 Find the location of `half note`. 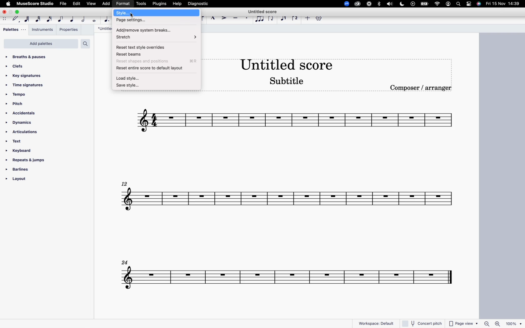

half note is located at coordinates (84, 20).